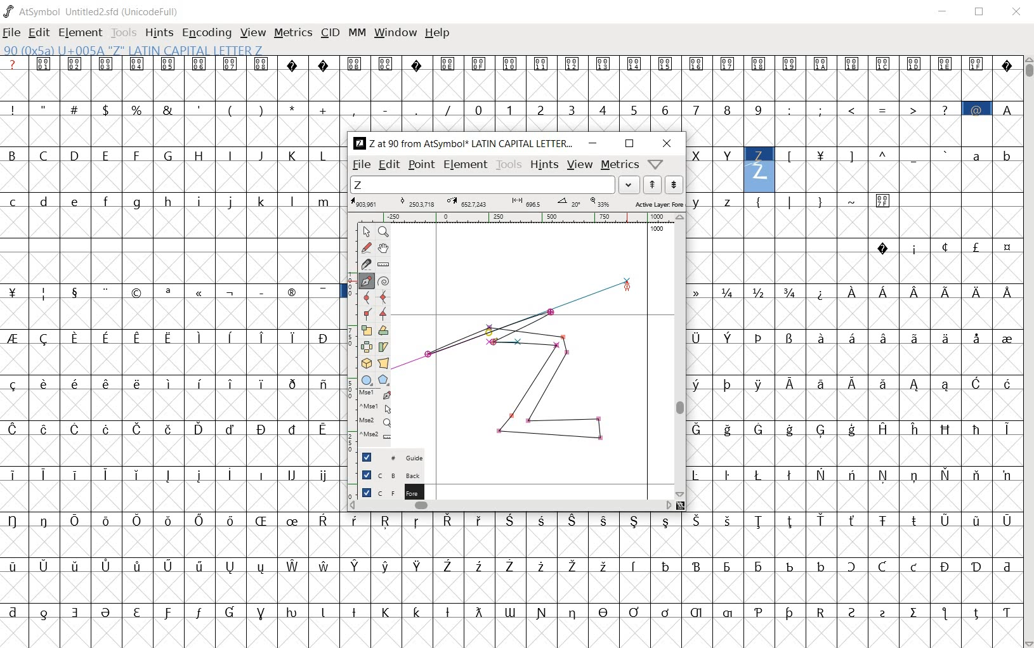 The width and height of the screenshot is (1034, 648). Describe the element at coordinates (383, 332) in the screenshot. I see `Rotate the selection` at that location.